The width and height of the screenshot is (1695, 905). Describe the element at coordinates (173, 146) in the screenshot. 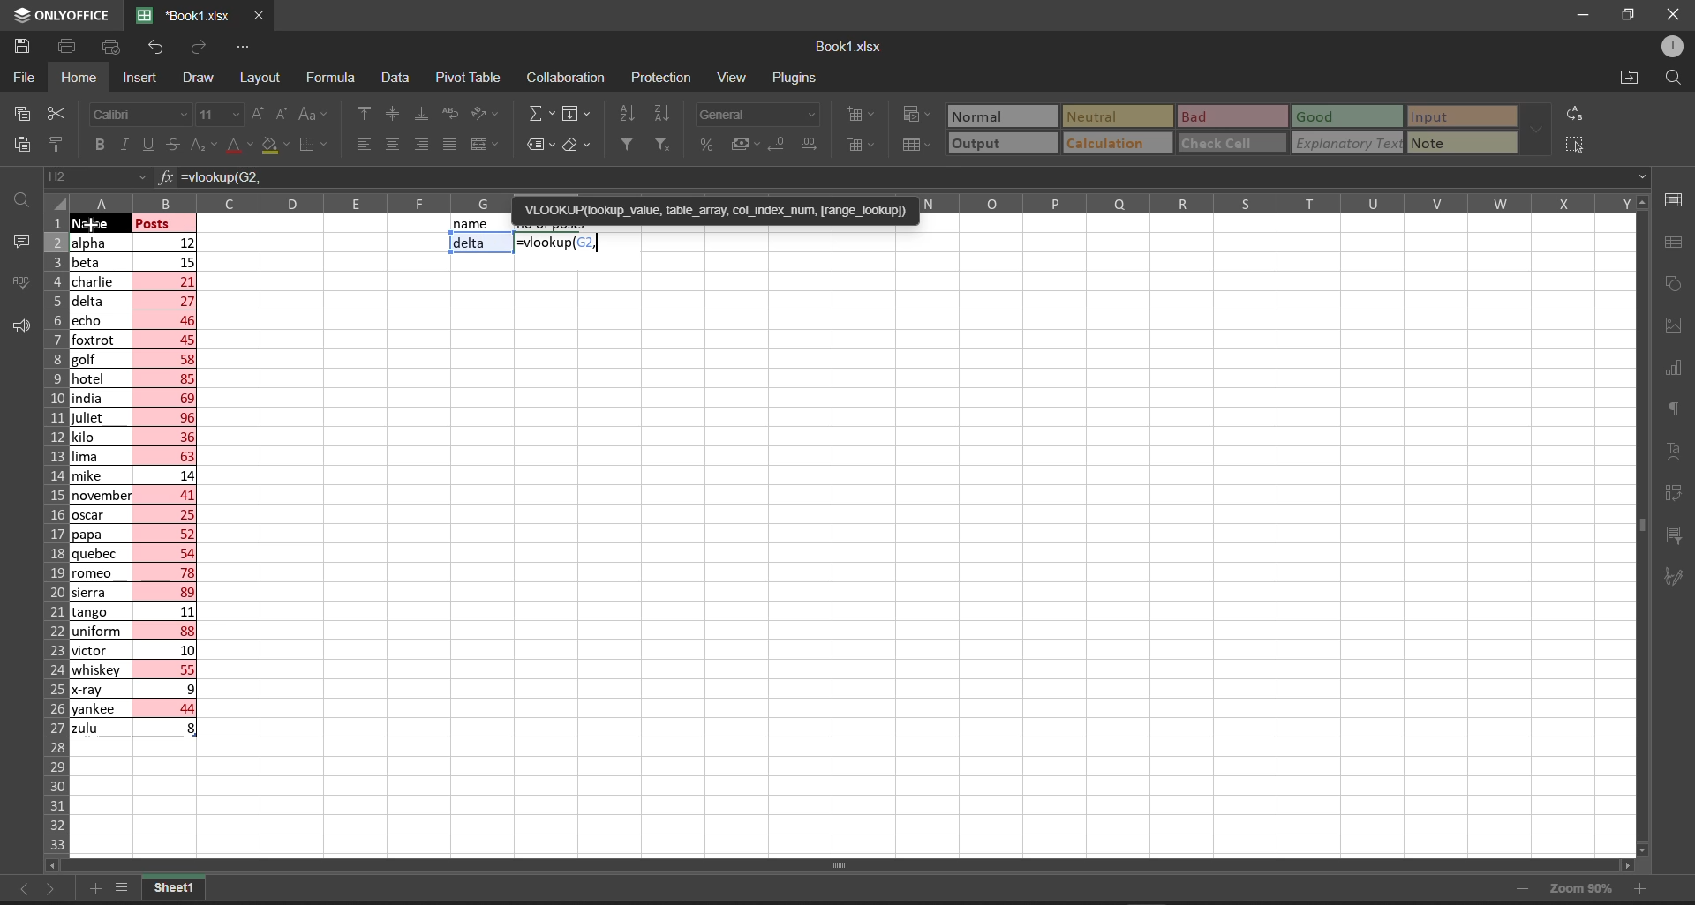

I see `strikethrough` at that location.